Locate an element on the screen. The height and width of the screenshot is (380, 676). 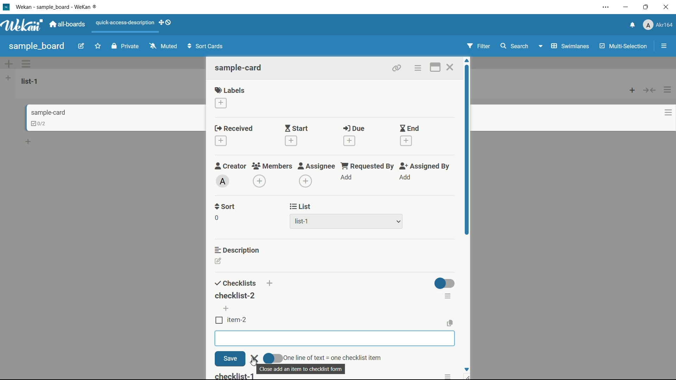
received is located at coordinates (234, 129).